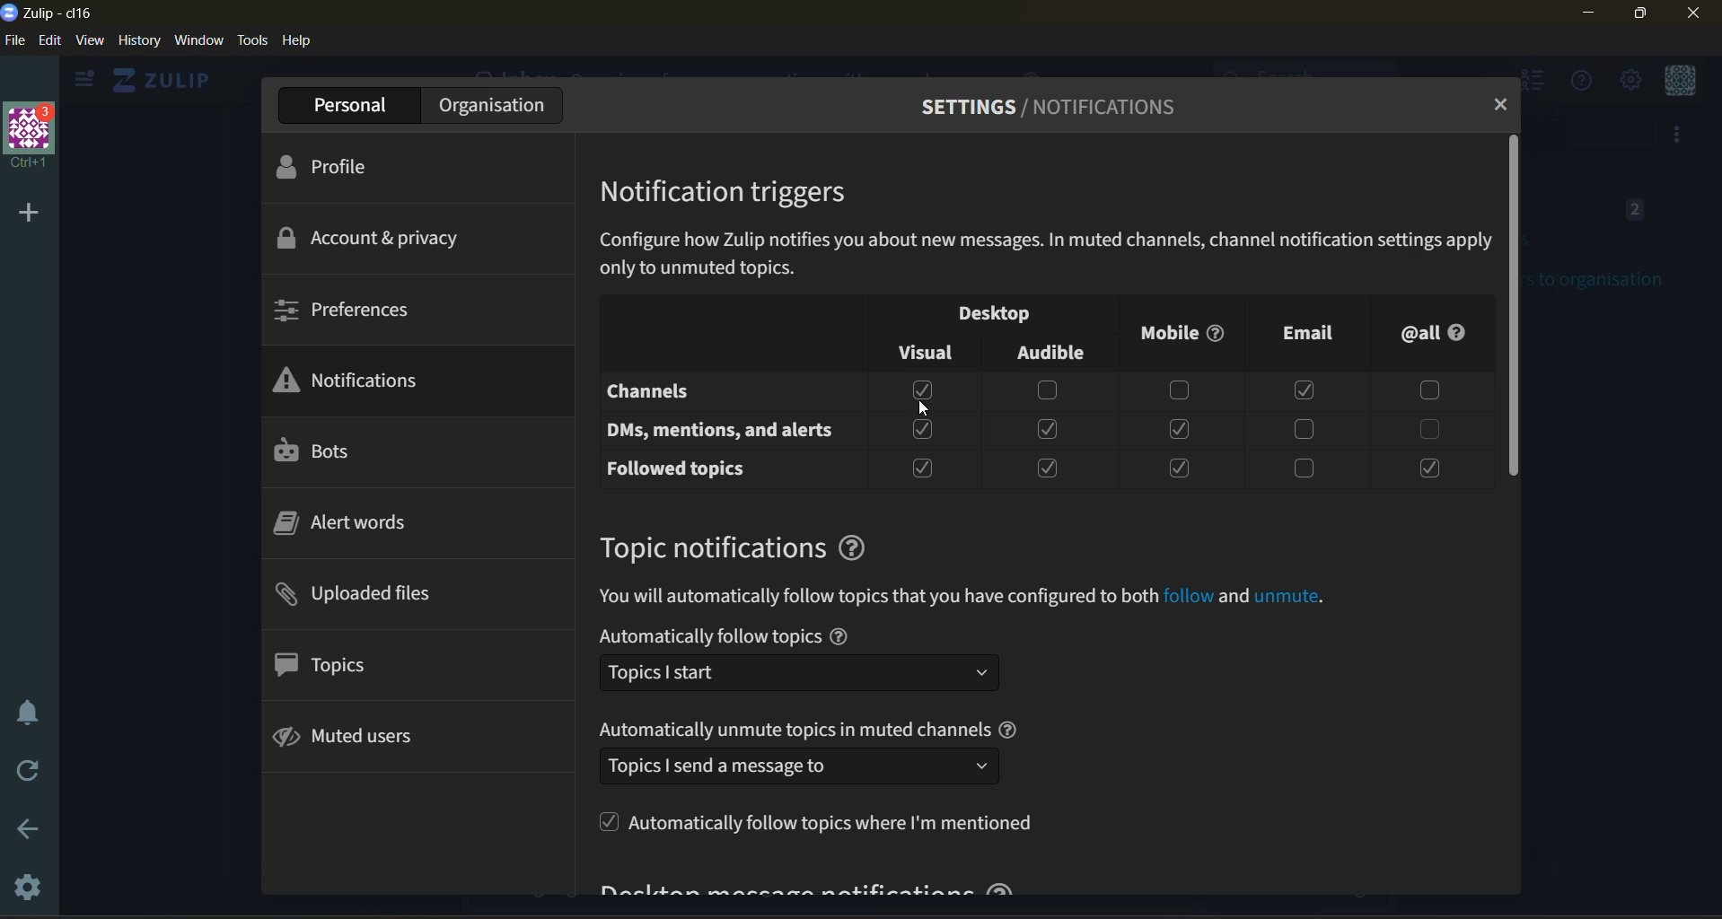  What do you see at coordinates (1500, 107) in the screenshot?
I see `close` at bounding box center [1500, 107].